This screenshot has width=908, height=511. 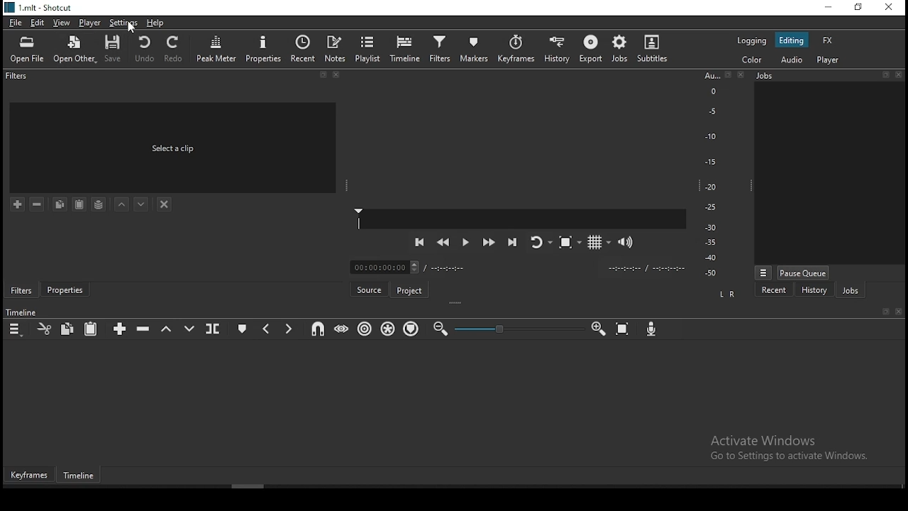 What do you see at coordinates (340, 330) in the screenshot?
I see `scrub while dragging` at bounding box center [340, 330].